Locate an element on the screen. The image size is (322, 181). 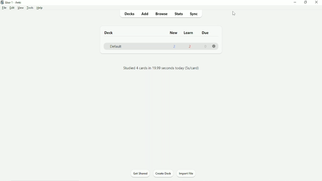
Studied 4 cards in 19.99 seconds today (5s/card) is located at coordinates (162, 68).